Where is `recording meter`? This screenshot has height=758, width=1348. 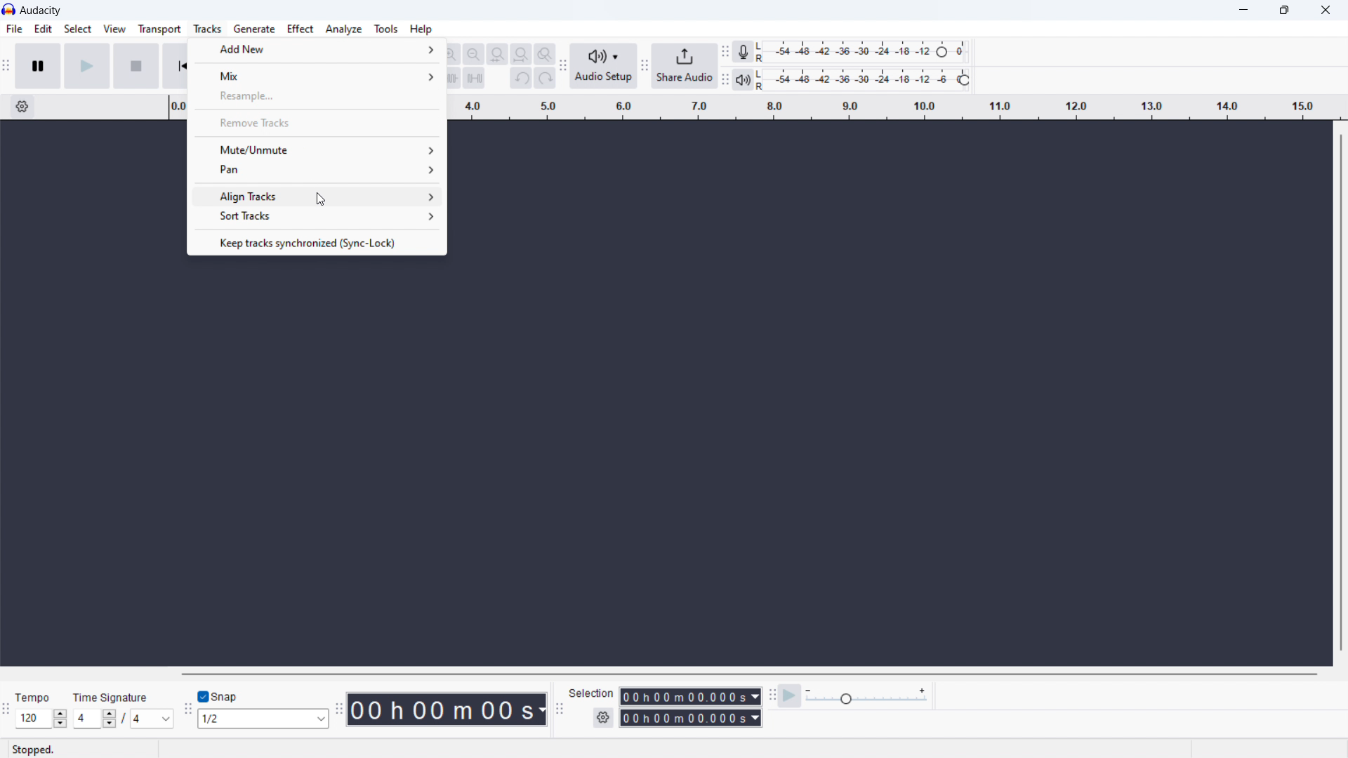 recording meter is located at coordinates (744, 52).